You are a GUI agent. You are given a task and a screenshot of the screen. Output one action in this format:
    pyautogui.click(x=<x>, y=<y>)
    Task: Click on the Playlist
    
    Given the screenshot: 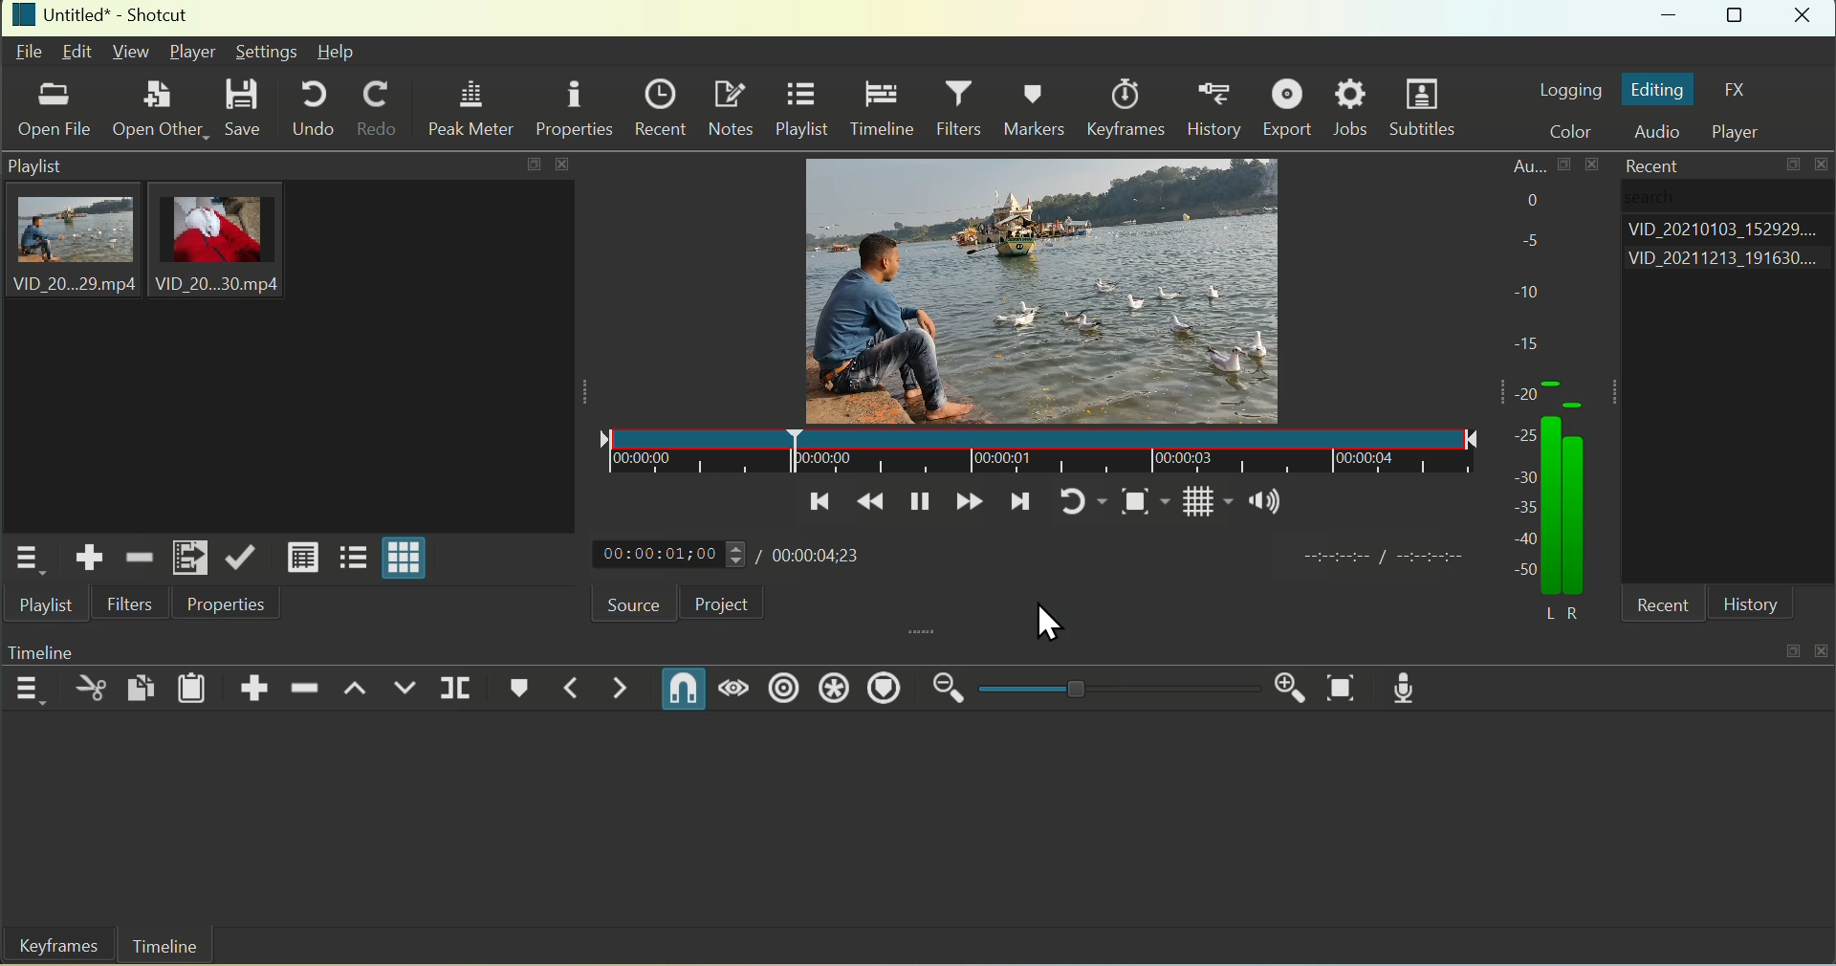 What is the action you would take?
    pyautogui.click(x=50, y=606)
    